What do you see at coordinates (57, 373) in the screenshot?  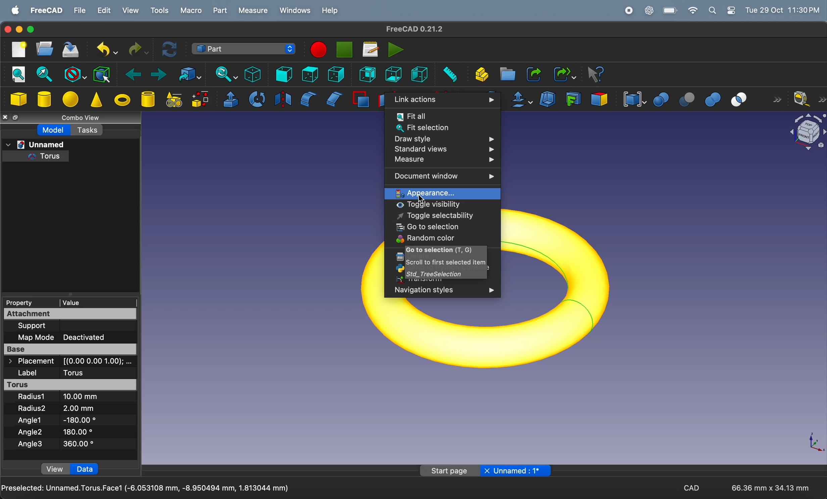 I see `label torus` at bounding box center [57, 373].